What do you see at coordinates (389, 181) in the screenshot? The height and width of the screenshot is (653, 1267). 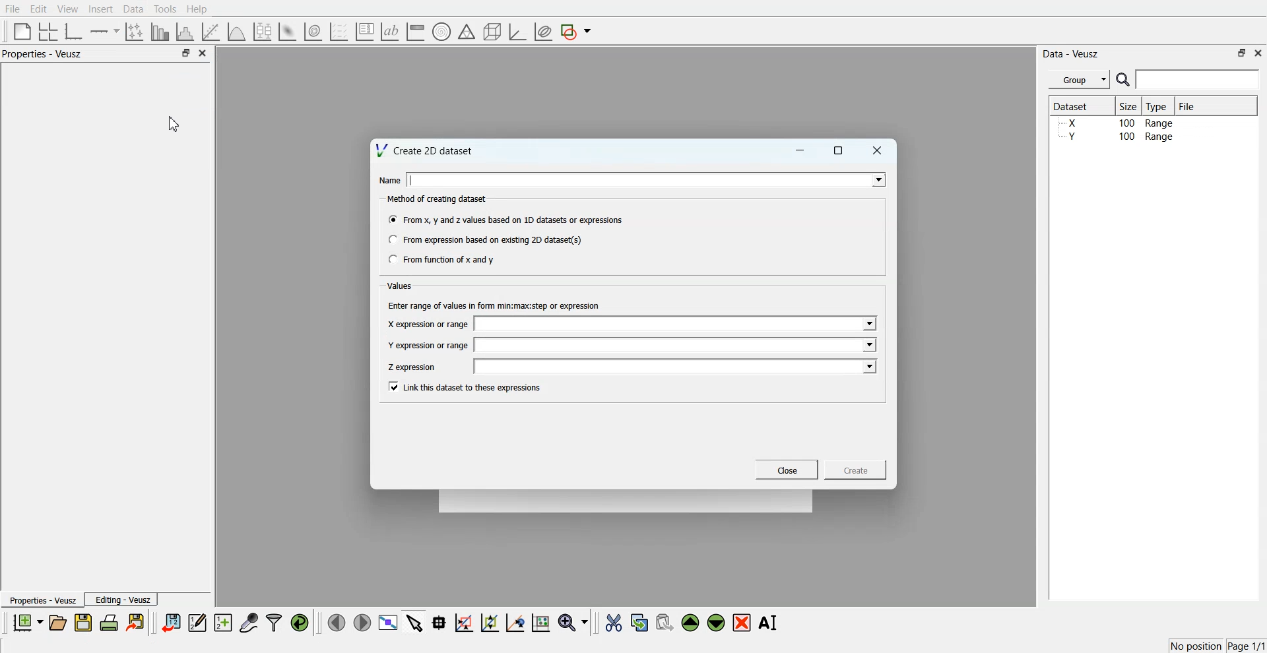 I see `‘Name` at bounding box center [389, 181].